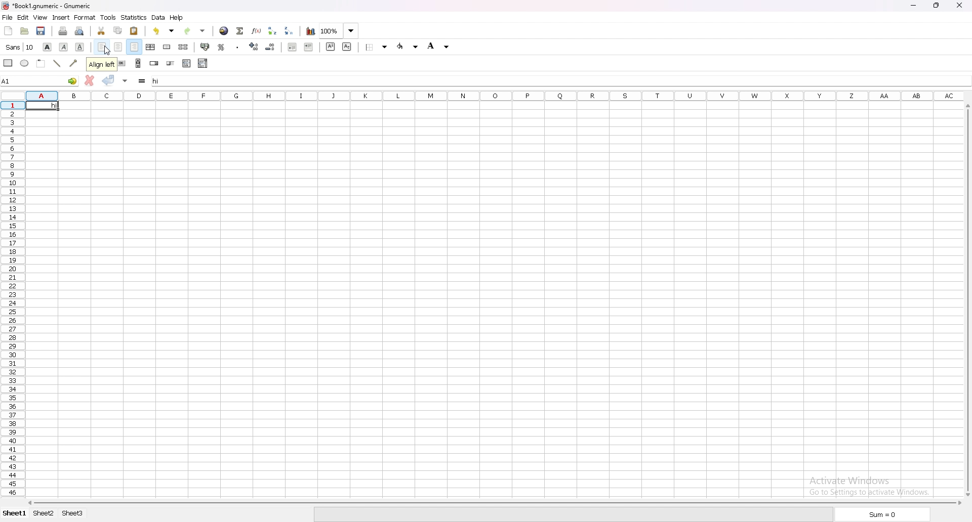 This screenshot has height=522, width=972. Describe the element at coordinates (164, 31) in the screenshot. I see `undo` at that location.